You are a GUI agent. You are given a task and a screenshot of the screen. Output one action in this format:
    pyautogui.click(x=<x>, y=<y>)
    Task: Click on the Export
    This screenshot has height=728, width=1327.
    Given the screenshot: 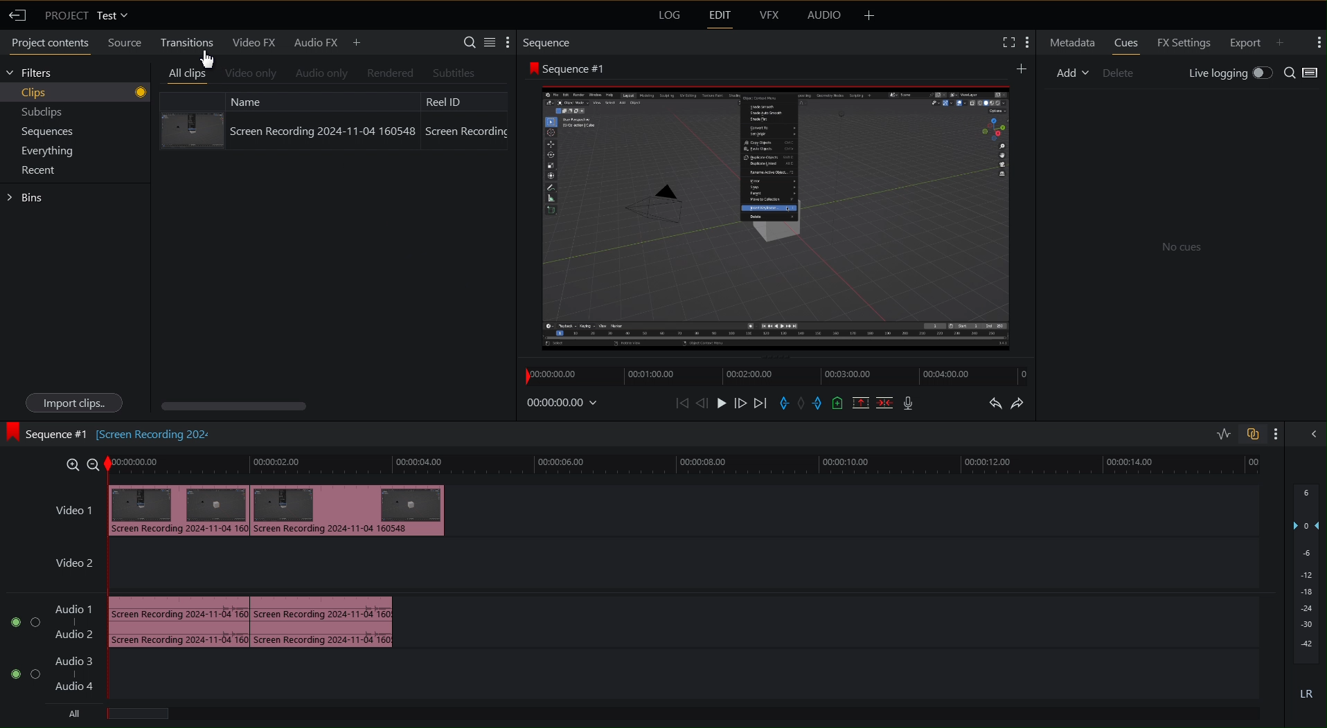 What is the action you would take?
    pyautogui.click(x=1245, y=43)
    